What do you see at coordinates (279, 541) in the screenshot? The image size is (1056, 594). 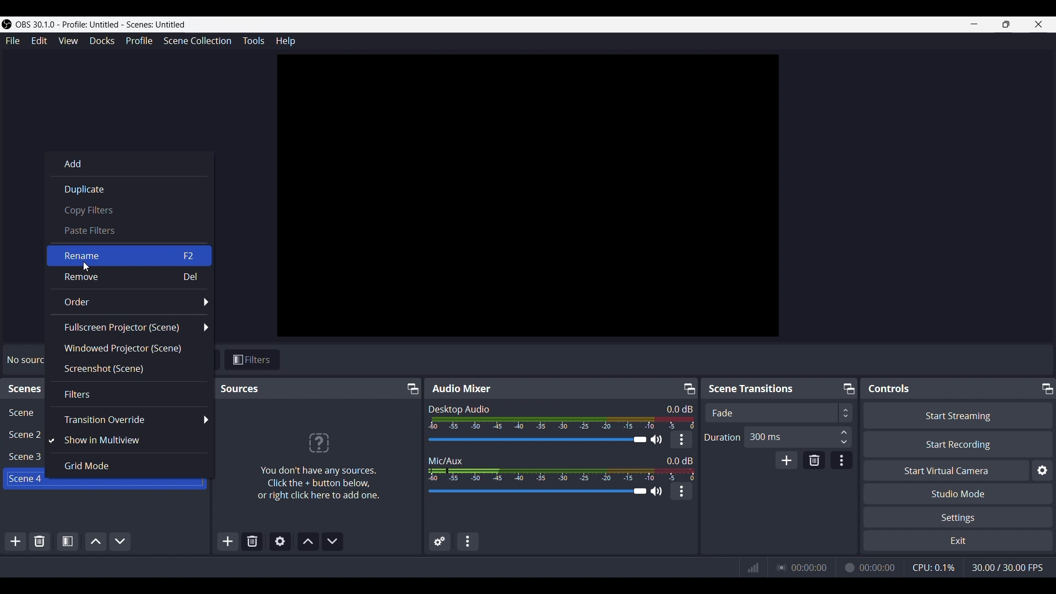 I see `Open source properties` at bounding box center [279, 541].